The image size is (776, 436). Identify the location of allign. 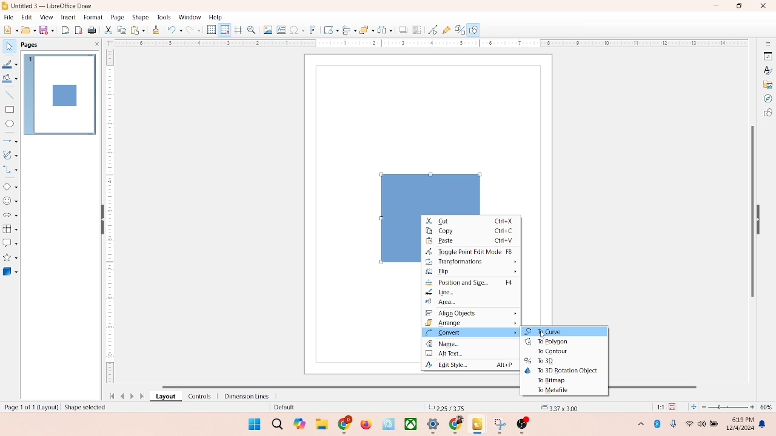
(347, 28).